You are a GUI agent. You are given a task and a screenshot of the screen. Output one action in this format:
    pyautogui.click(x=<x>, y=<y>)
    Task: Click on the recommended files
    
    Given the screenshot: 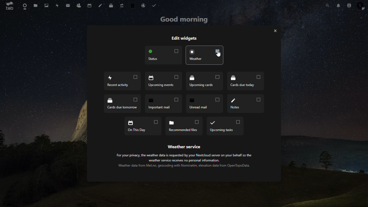 What is the action you would take?
    pyautogui.click(x=185, y=126)
    